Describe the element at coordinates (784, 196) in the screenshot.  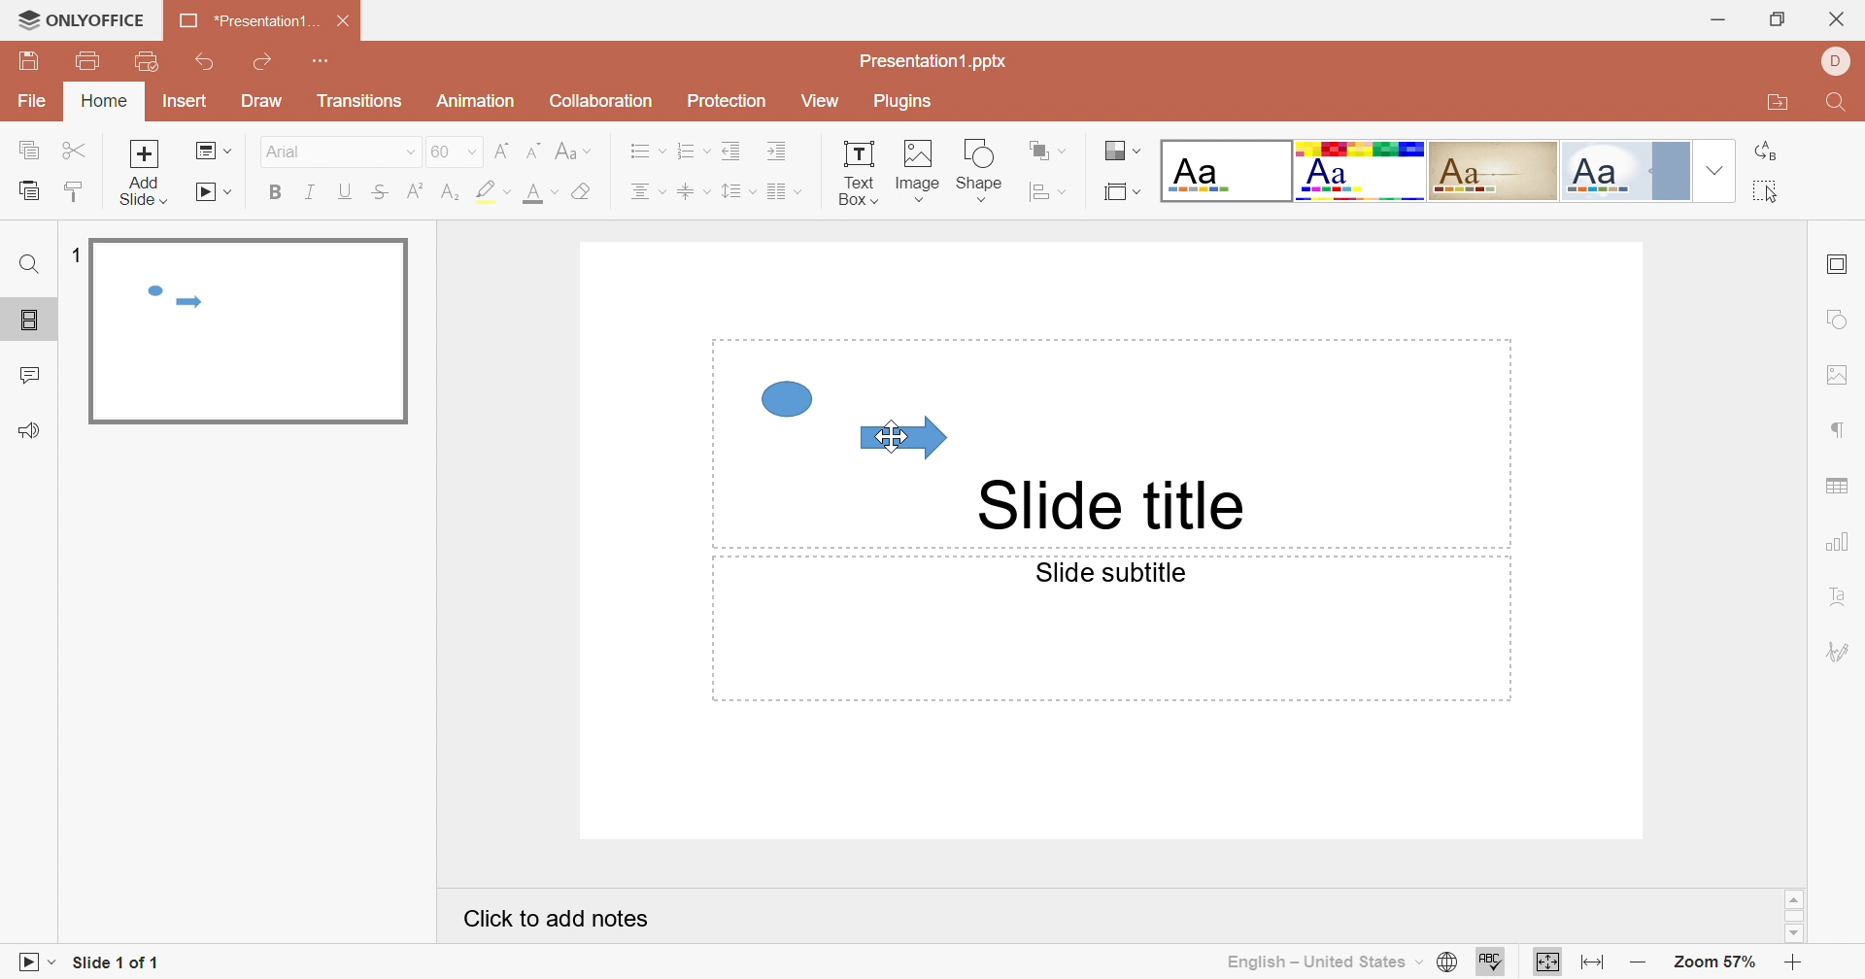
I see `Insert columns` at that location.